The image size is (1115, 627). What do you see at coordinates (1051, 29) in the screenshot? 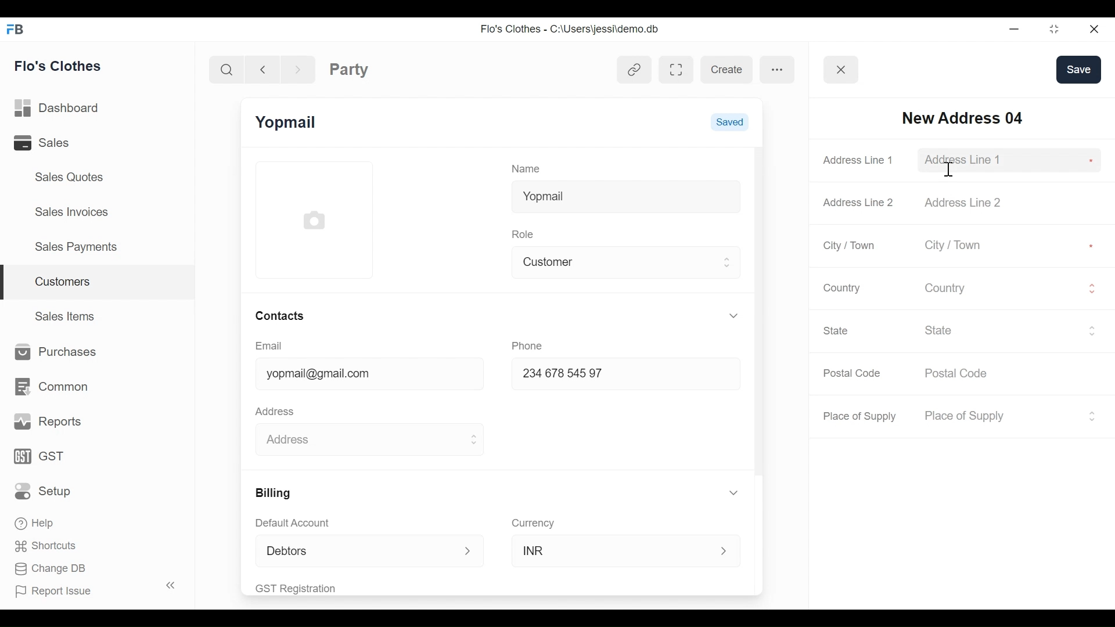
I see `Restore` at bounding box center [1051, 29].